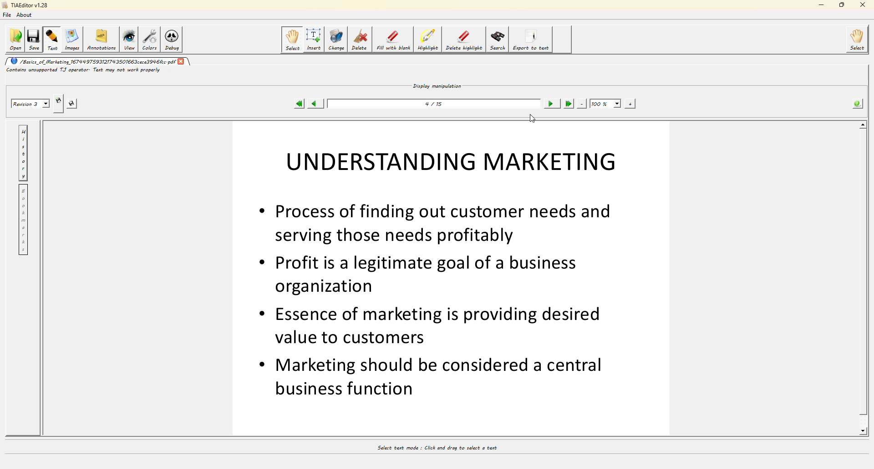 The width and height of the screenshot is (874, 469). I want to click on text, so click(52, 40).